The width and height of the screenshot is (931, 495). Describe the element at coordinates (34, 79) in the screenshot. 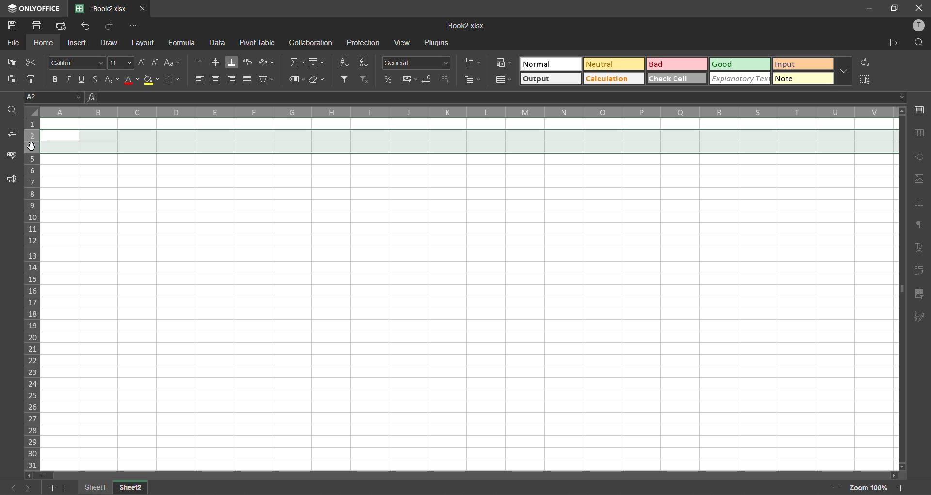

I see `copy style` at that location.